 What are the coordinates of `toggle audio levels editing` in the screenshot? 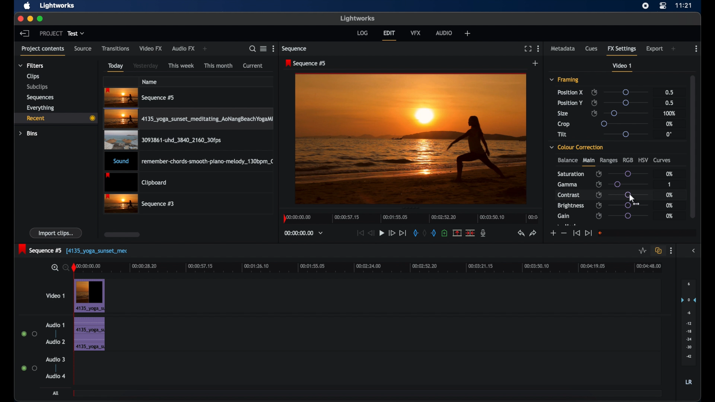 It's located at (643, 251).